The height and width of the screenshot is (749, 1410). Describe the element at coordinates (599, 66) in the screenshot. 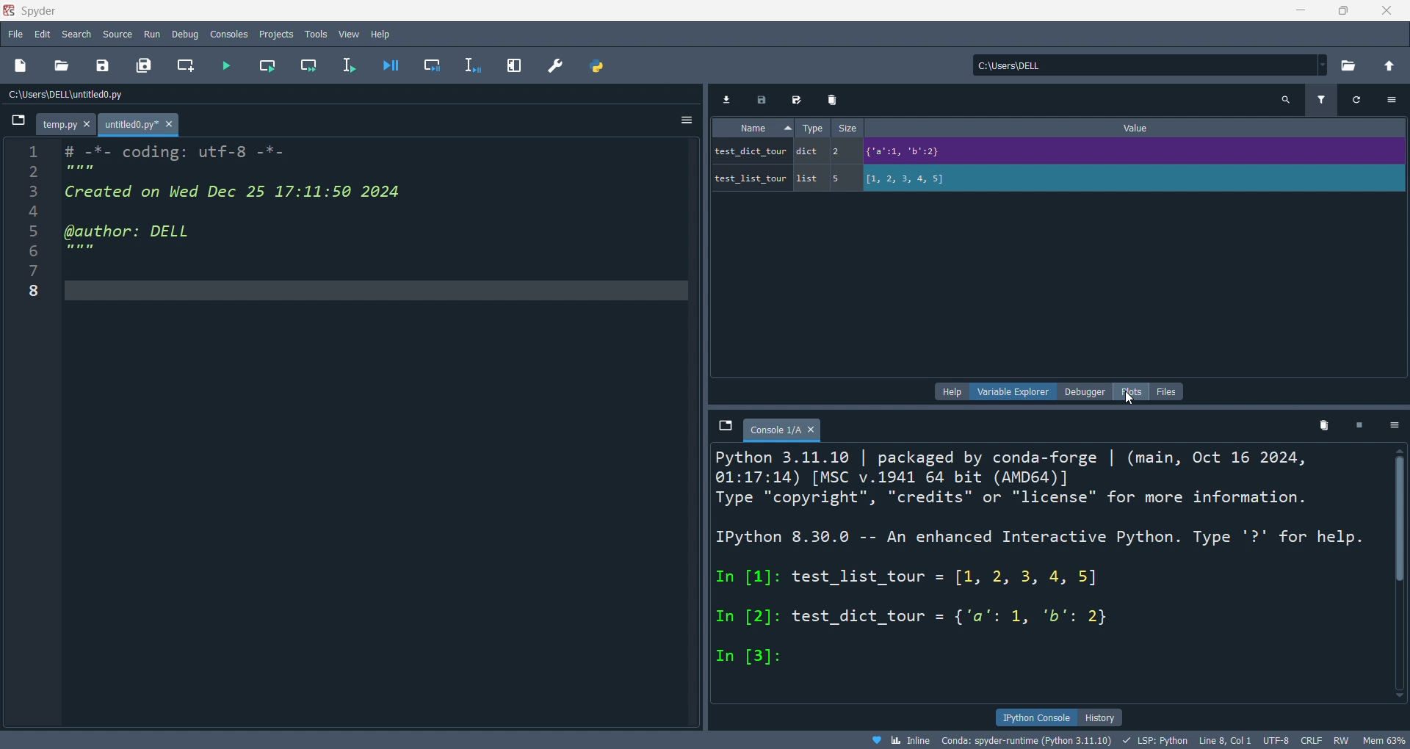

I see `python path manager` at that location.